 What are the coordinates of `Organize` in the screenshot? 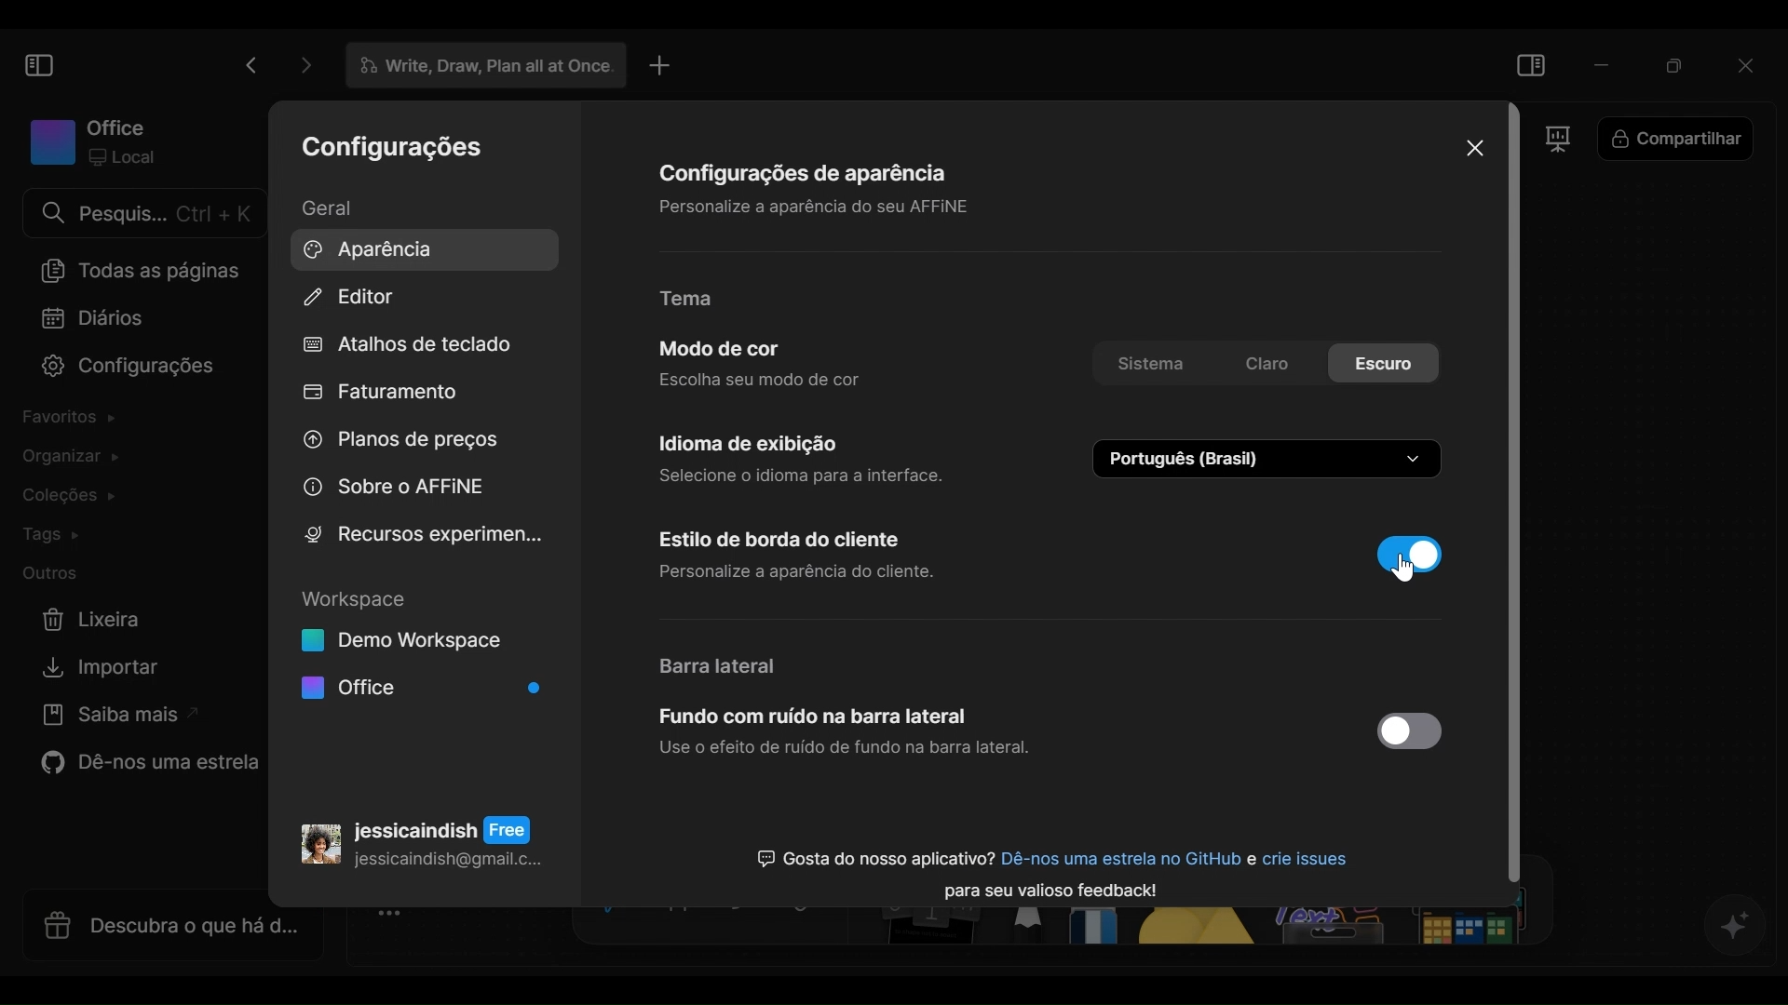 It's located at (65, 458).